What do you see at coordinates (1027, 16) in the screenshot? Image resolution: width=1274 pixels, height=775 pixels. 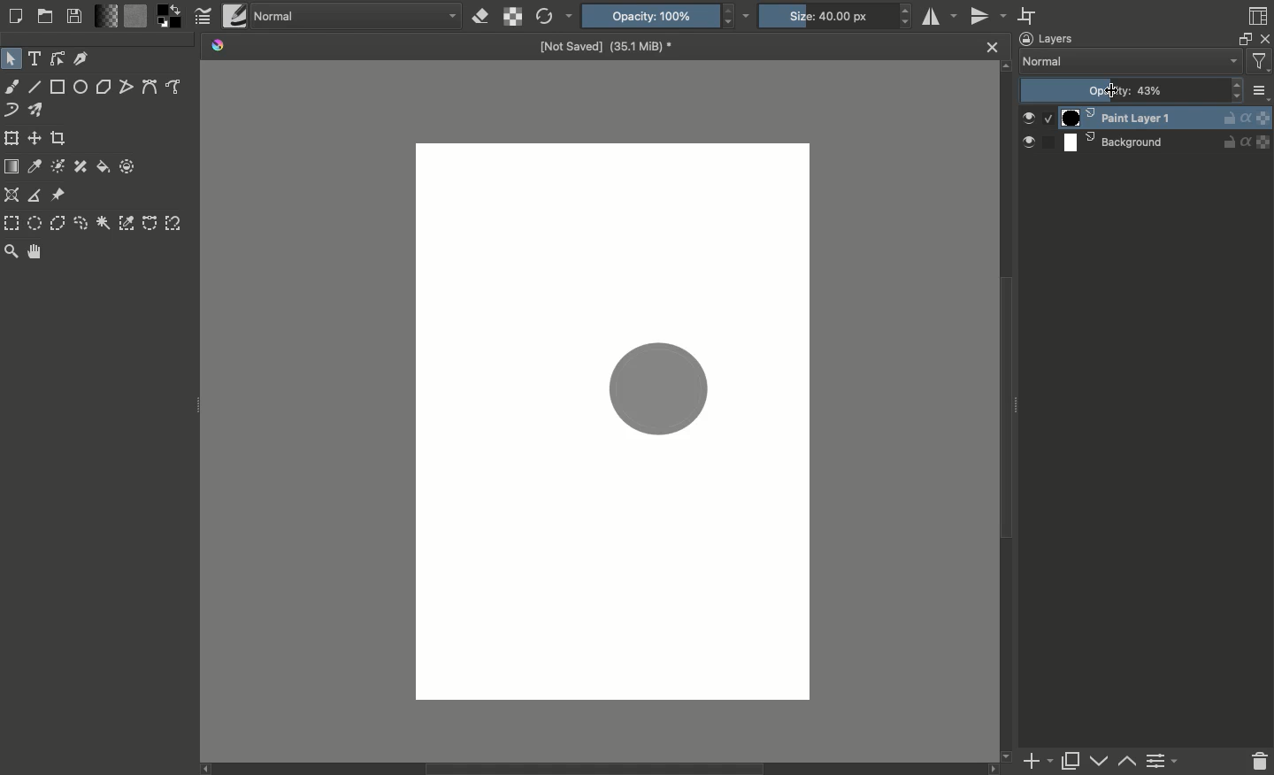 I see `Wrap around mode` at bounding box center [1027, 16].